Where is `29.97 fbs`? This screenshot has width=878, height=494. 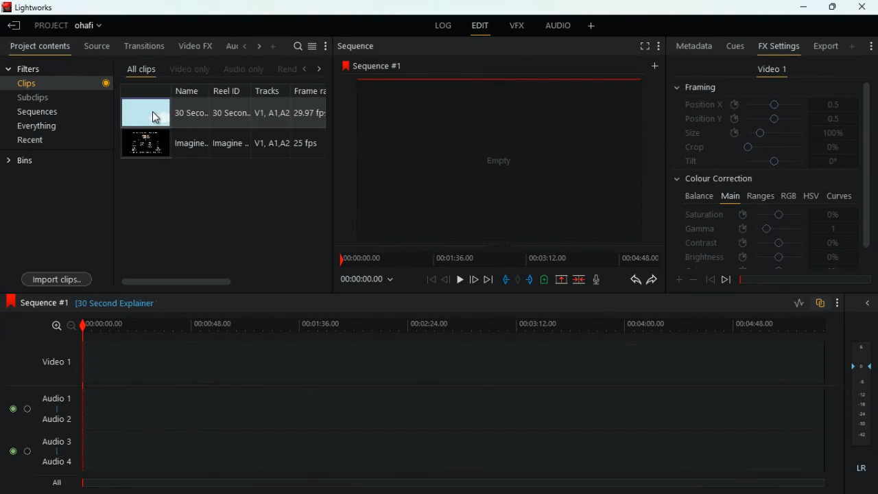 29.97 fbs is located at coordinates (311, 112).